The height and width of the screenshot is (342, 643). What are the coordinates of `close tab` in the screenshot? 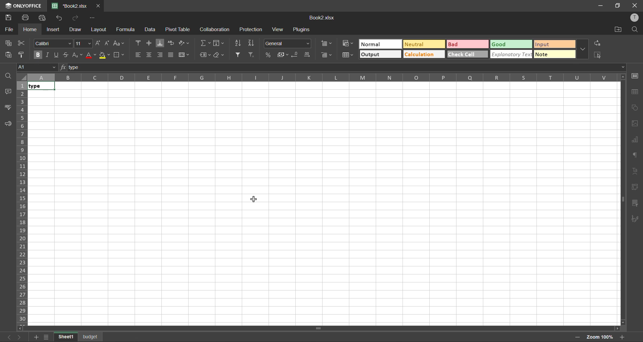 It's located at (99, 5).